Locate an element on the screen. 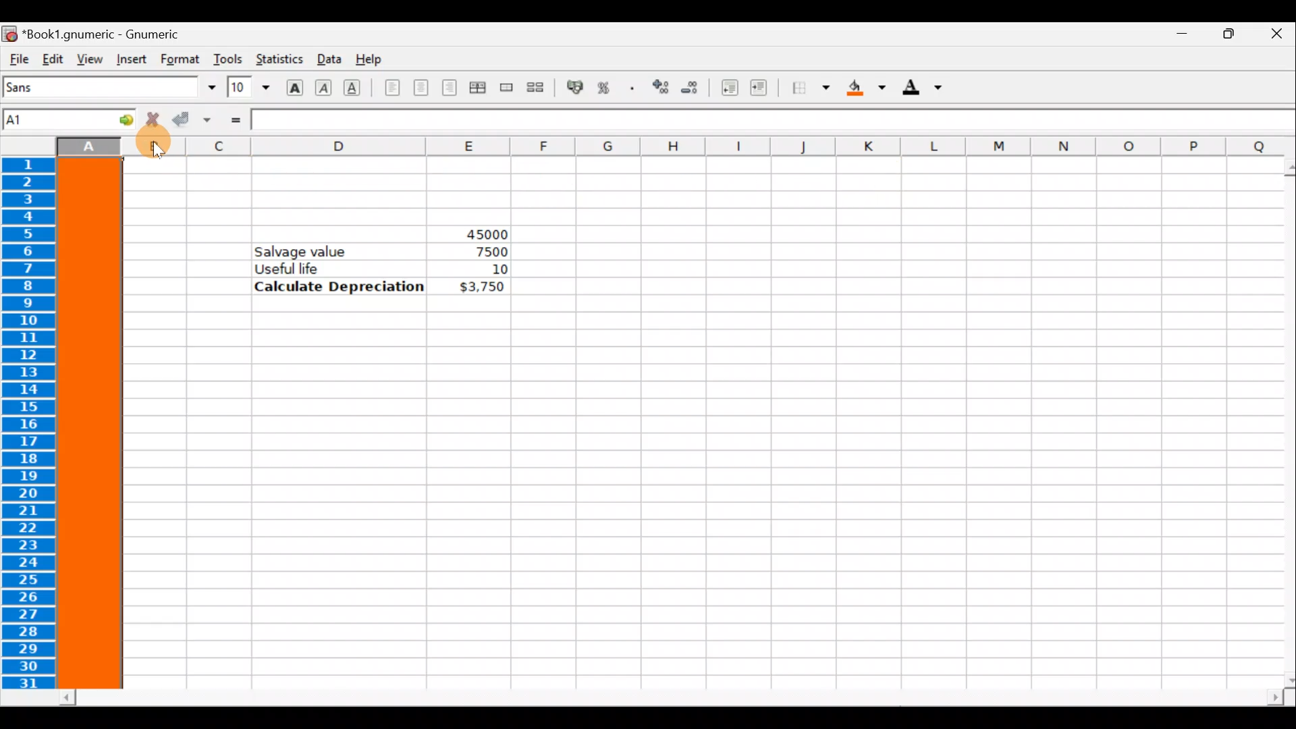 This screenshot has height=729, width=1296. Borders is located at coordinates (811, 88).